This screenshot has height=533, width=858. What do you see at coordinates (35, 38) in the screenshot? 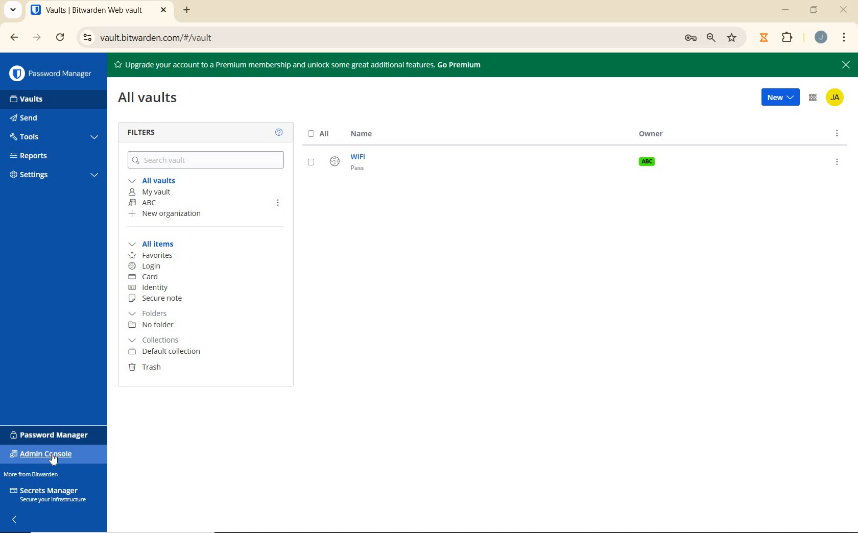
I see `FORWARD` at bounding box center [35, 38].